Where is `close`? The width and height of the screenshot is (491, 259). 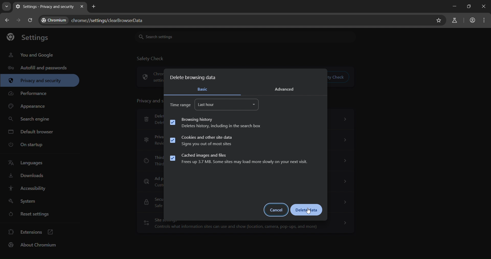 close is located at coordinates (484, 6).